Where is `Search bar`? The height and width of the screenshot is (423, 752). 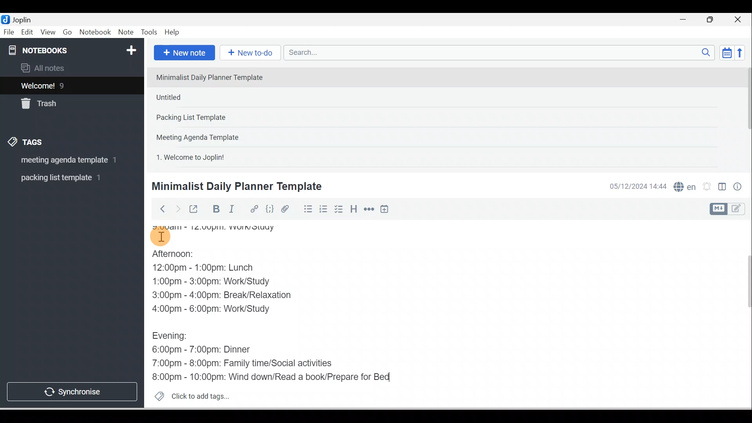 Search bar is located at coordinates (502, 52).